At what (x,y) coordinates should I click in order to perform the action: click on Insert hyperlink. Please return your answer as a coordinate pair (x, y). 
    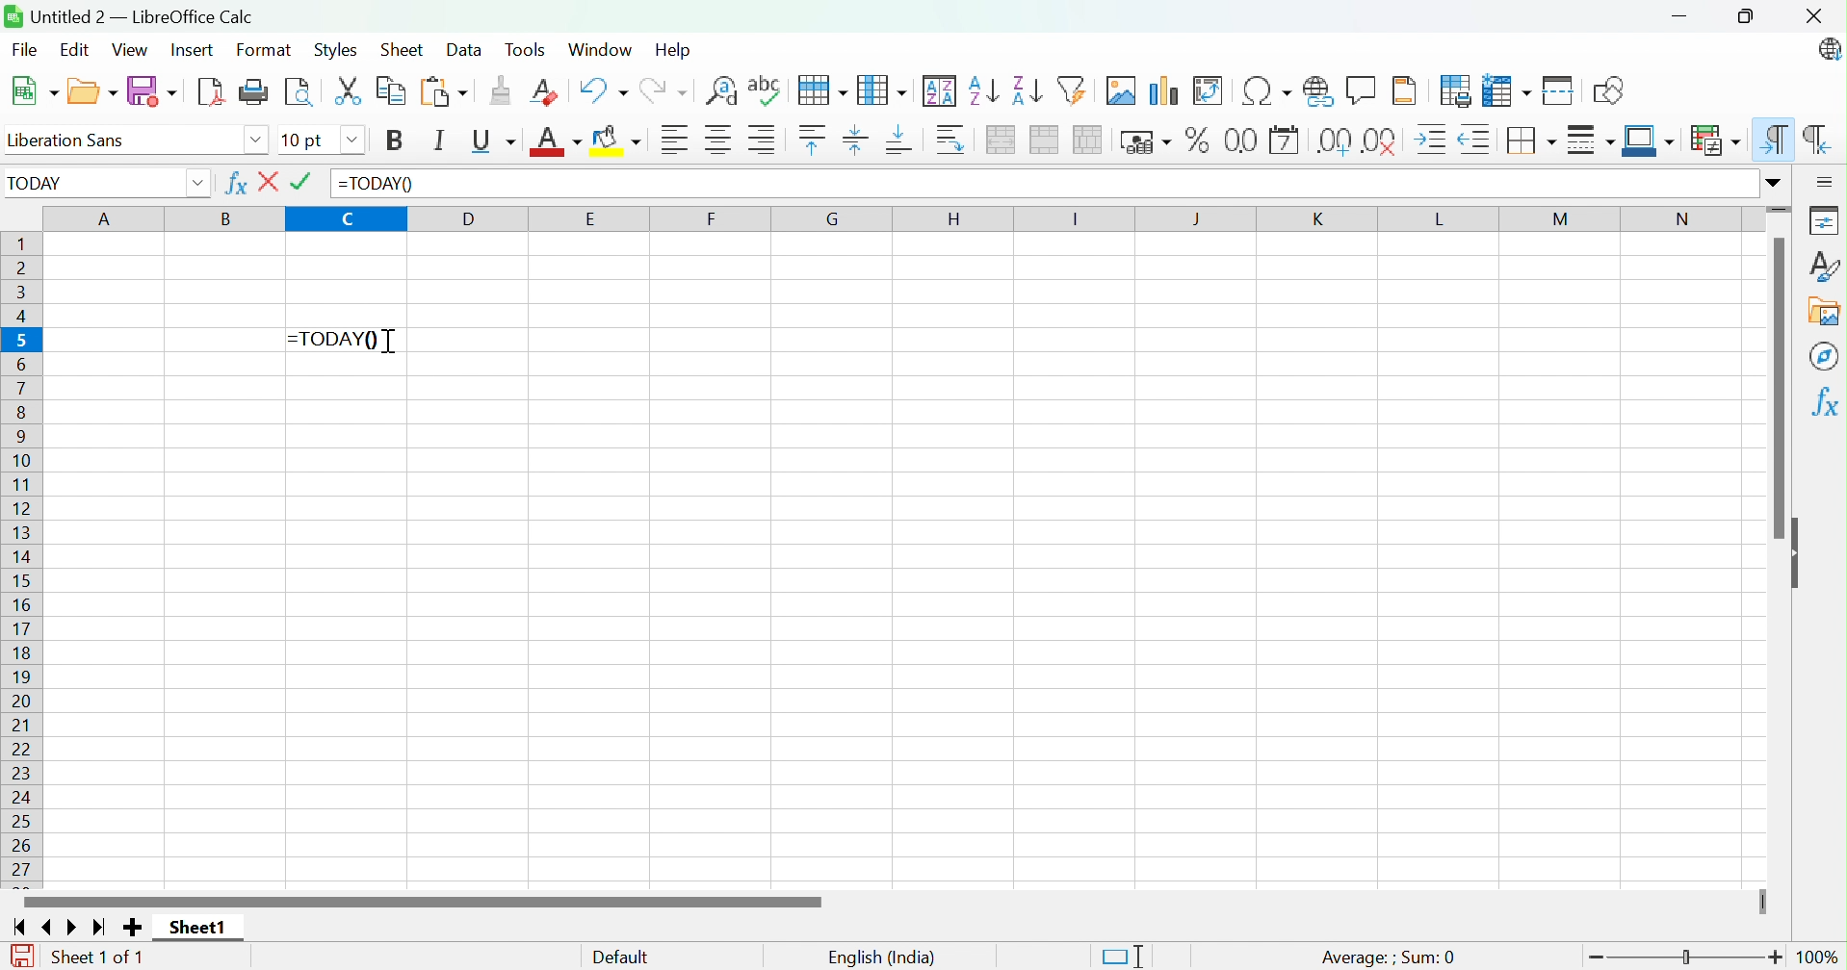
    Looking at the image, I should click on (1316, 89).